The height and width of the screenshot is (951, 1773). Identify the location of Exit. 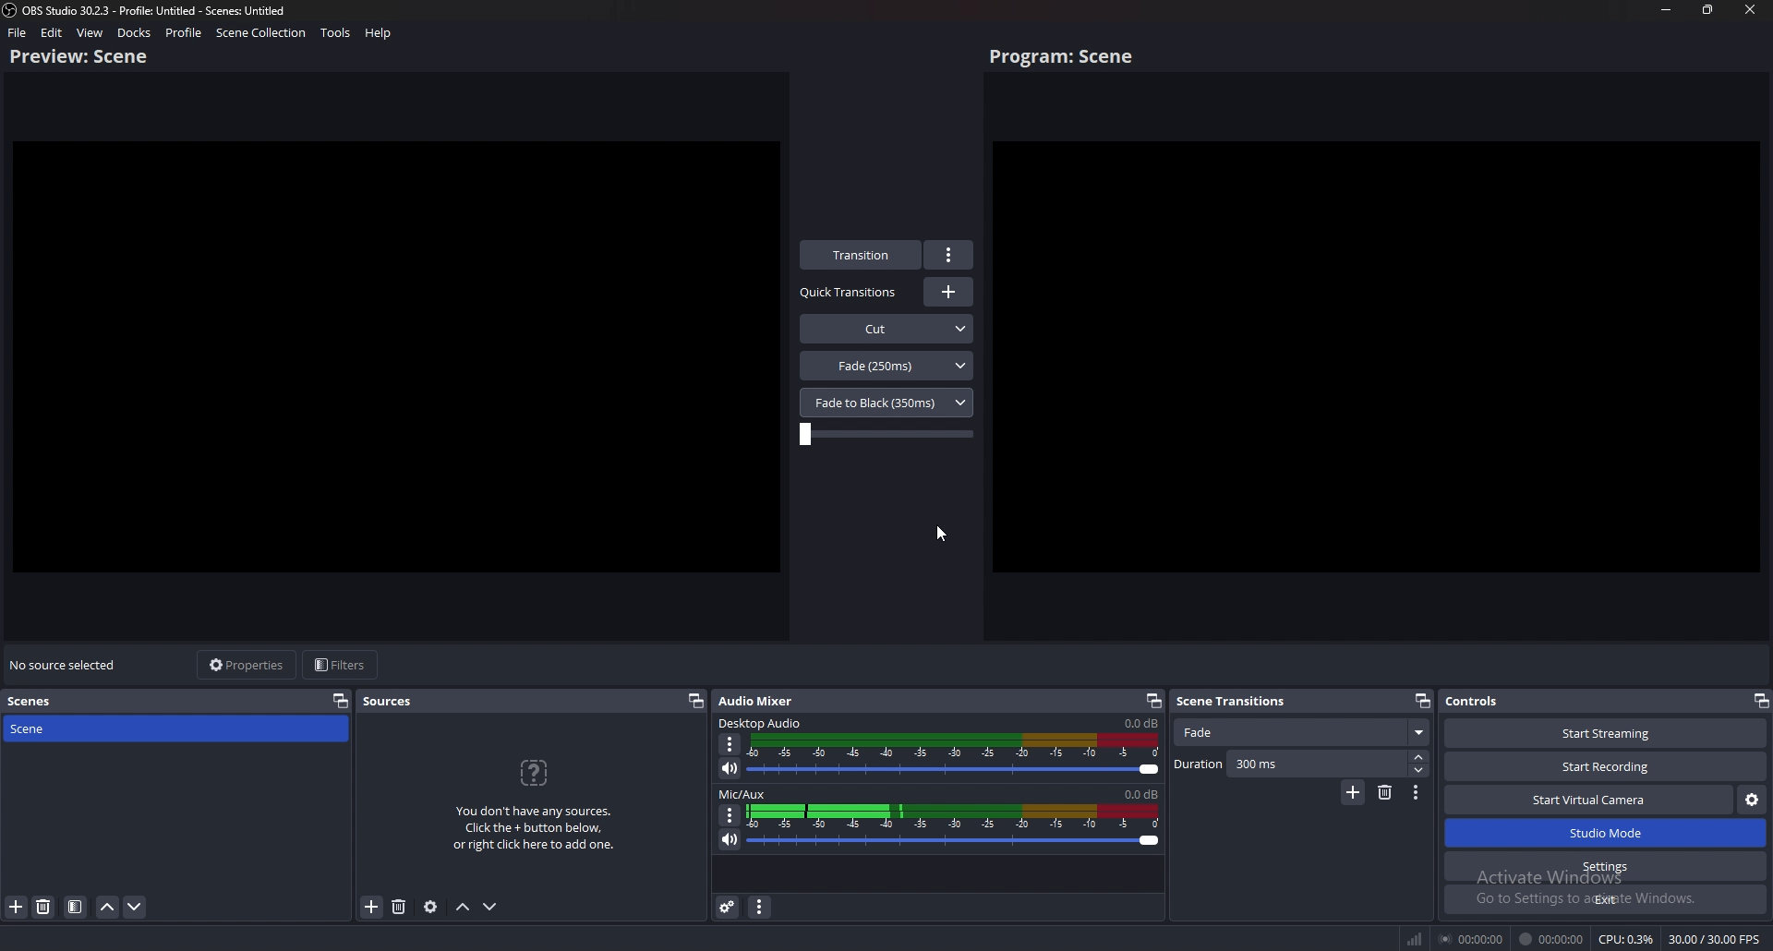
(1605, 899).